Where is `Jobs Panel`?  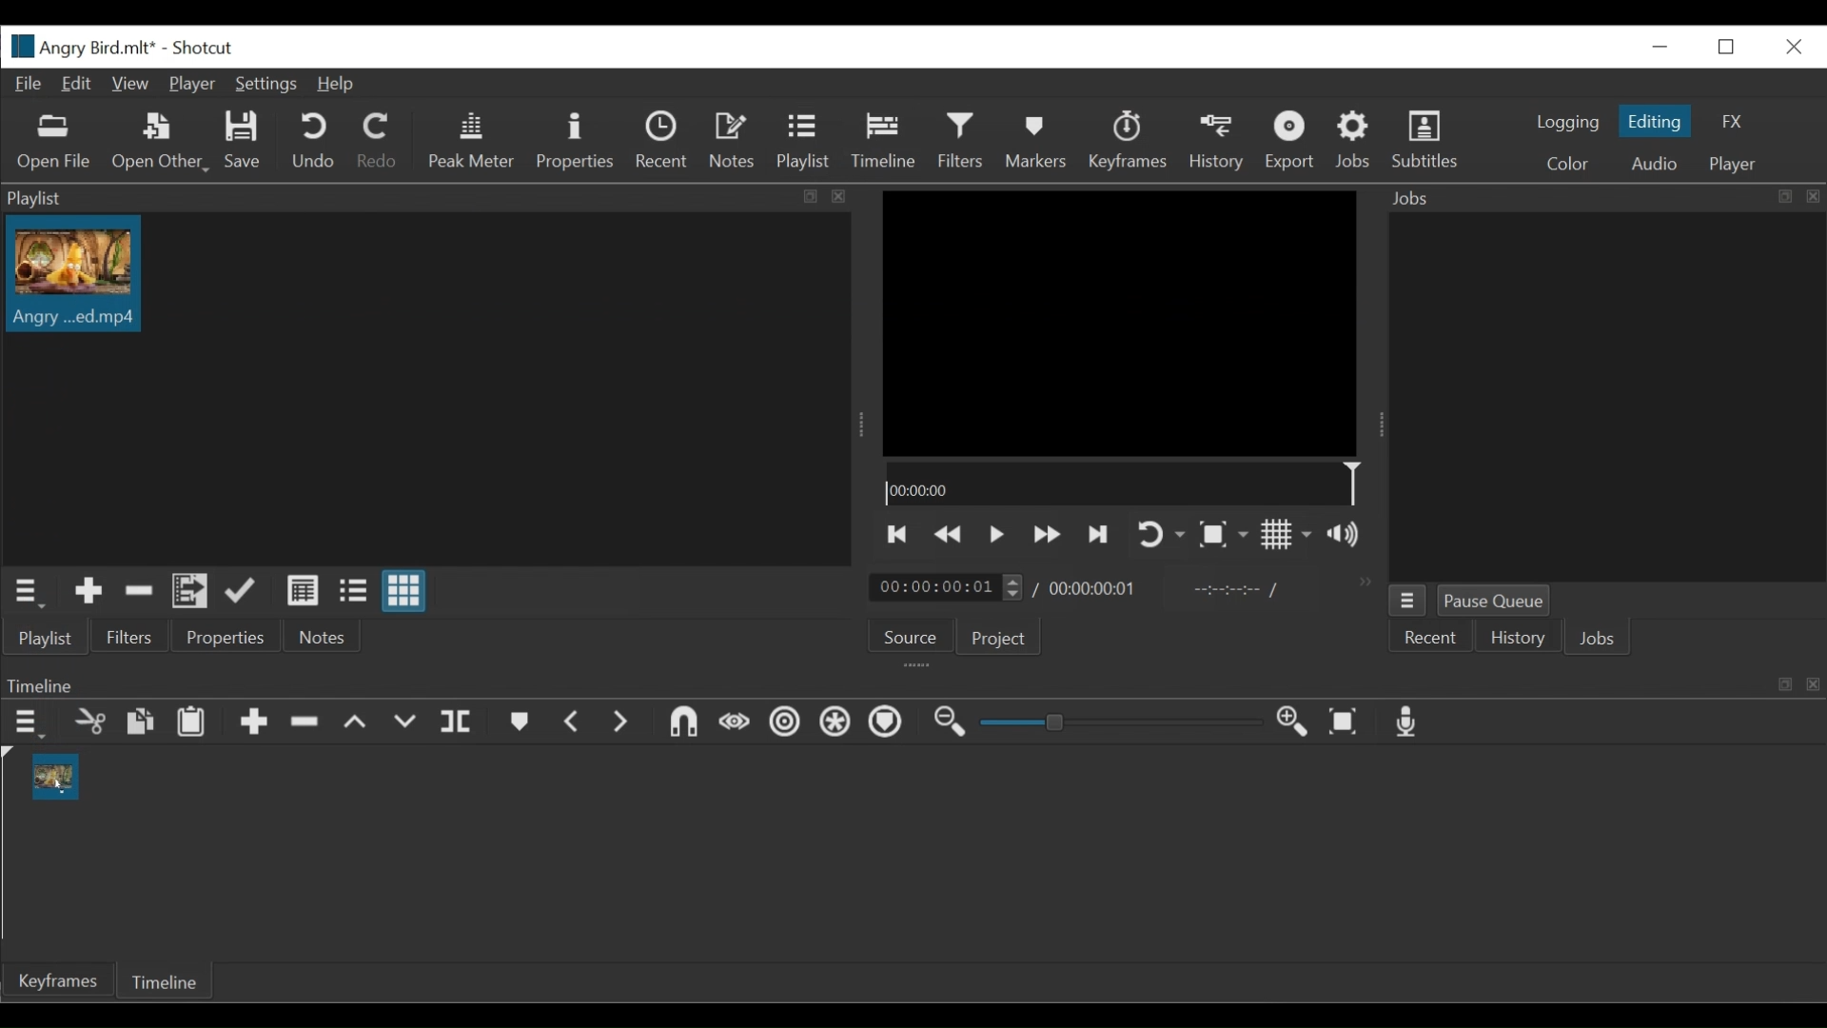 Jobs Panel is located at coordinates (1601, 393).